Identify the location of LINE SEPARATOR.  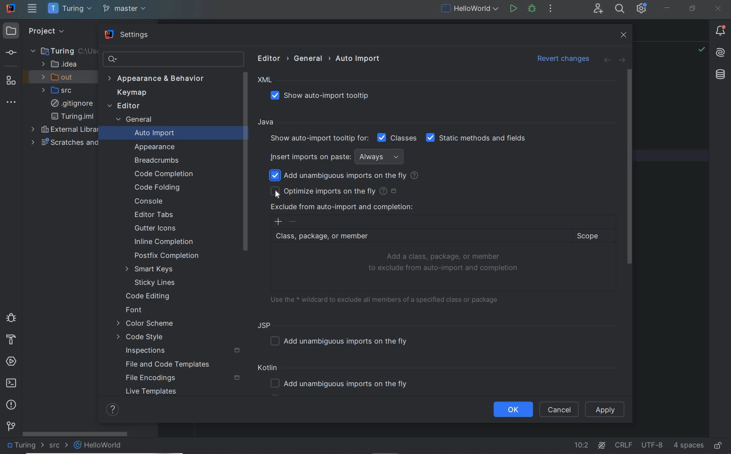
(624, 444).